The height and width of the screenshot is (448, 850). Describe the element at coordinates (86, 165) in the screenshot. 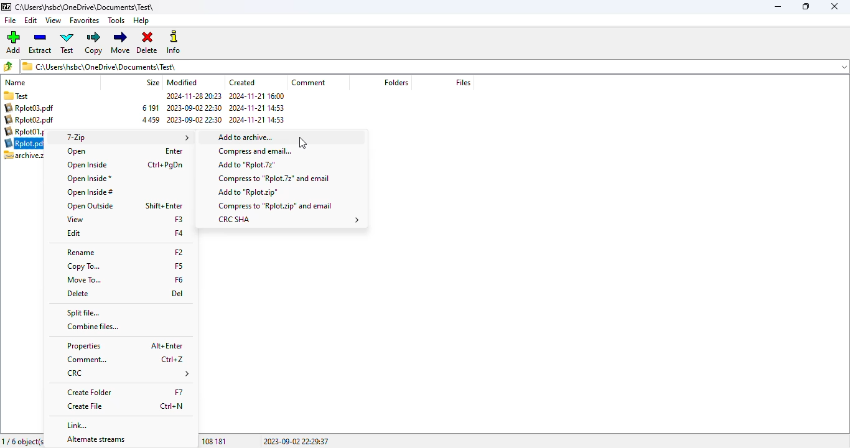

I see `open inside` at that location.